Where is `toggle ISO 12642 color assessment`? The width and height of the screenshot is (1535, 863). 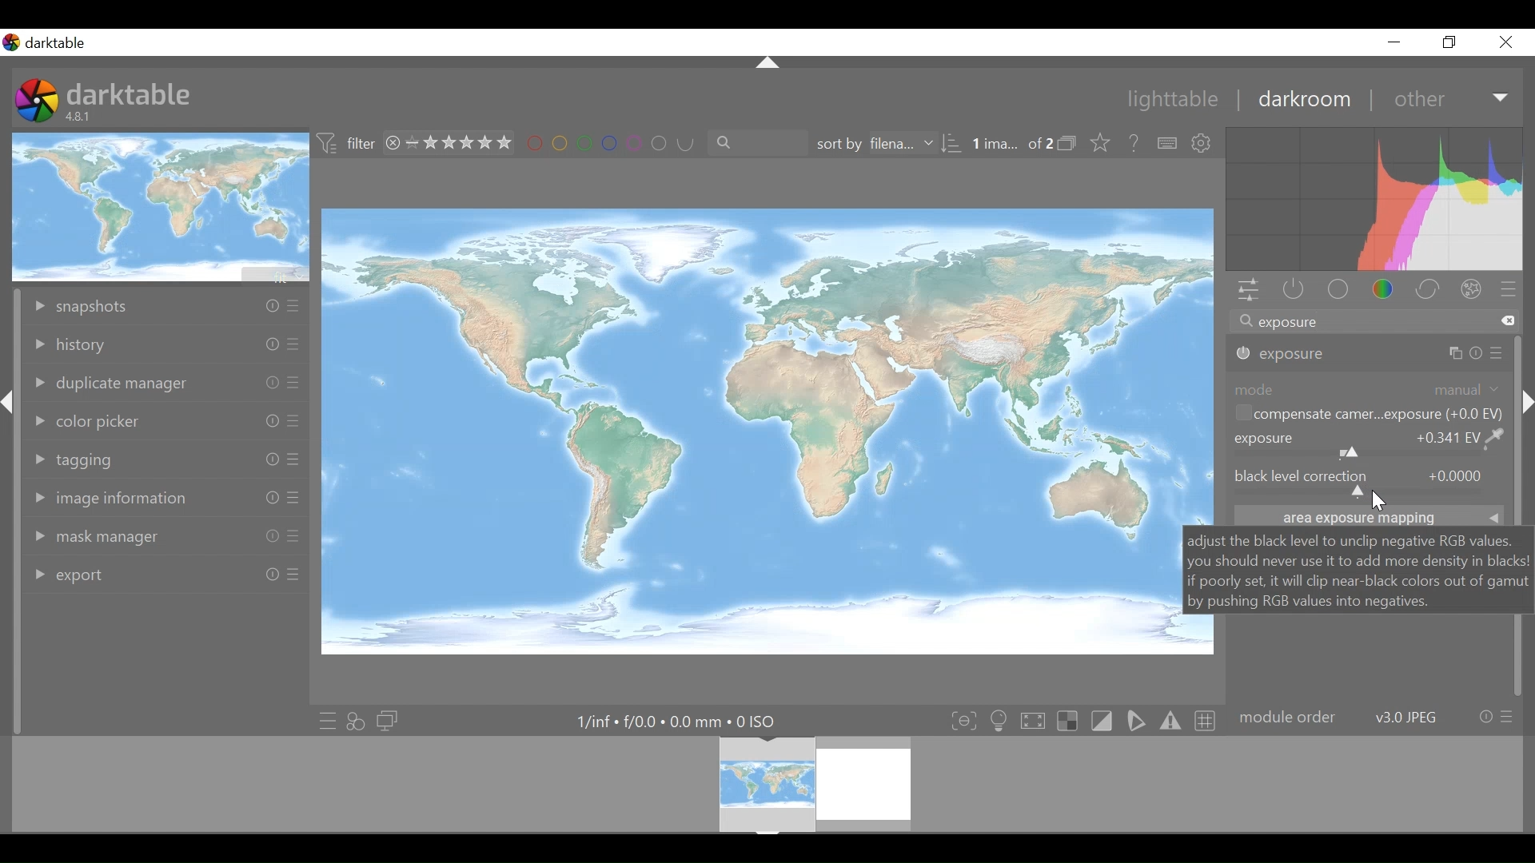
toggle ISO 12642 color assessment is located at coordinates (999, 721).